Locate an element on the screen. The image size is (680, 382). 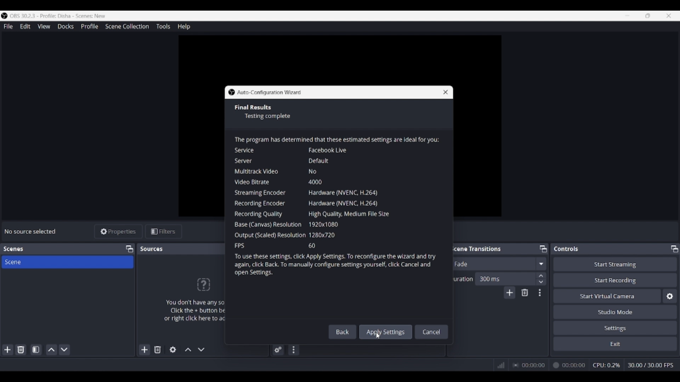
Move scene down is located at coordinates (64, 350).